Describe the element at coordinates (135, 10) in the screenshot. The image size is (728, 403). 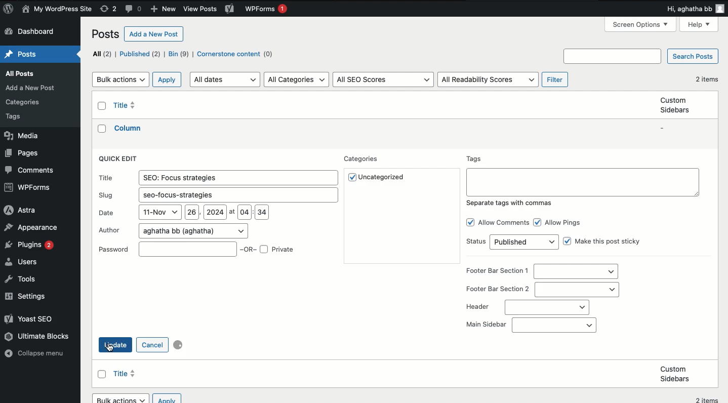
I see `Comments` at that location.